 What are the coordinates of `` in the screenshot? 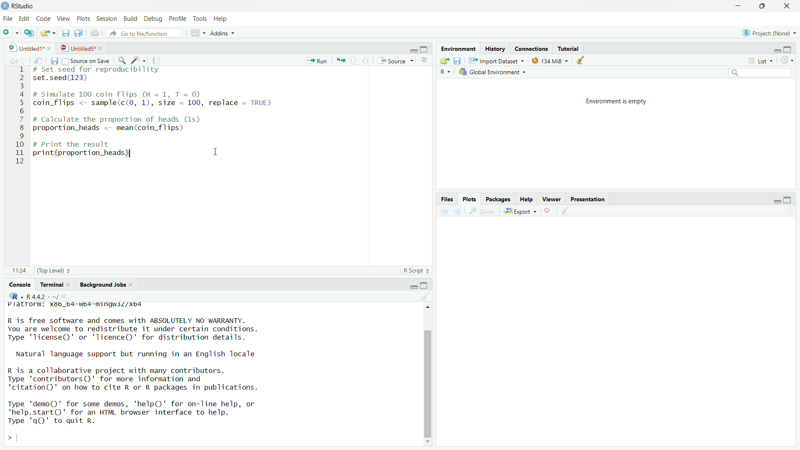 It's located at (615, 327).